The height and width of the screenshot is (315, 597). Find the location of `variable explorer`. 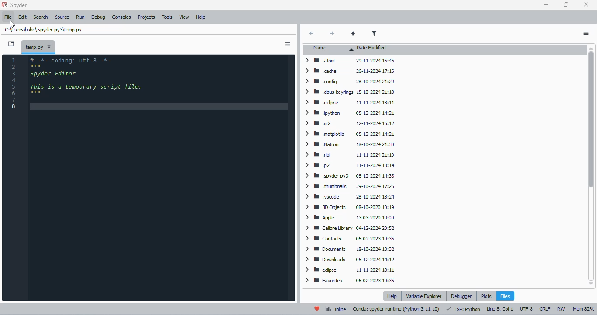

variable explorer is located at coordinates (425, 296).